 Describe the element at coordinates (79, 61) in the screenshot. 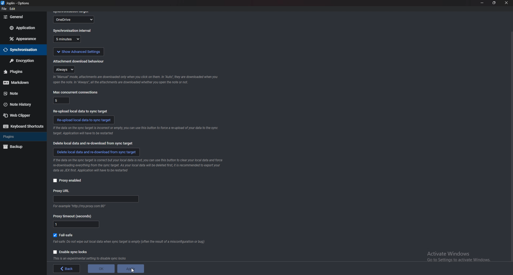

I see `attachment download behaviour` at that location.